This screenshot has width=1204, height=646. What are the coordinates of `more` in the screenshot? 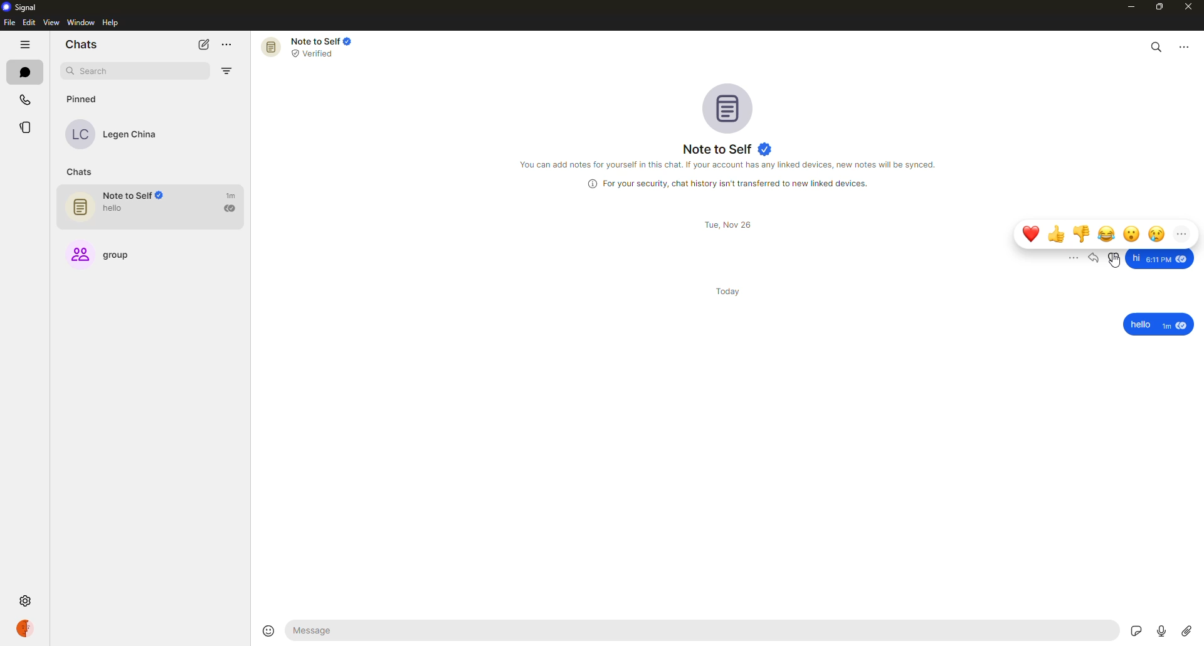 It's located at (1182, 233).